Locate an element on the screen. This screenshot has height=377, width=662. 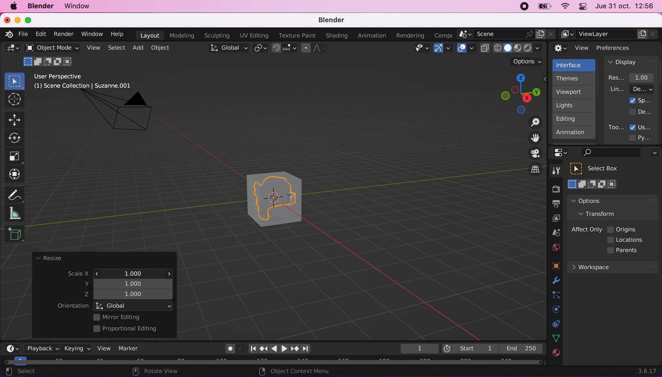
transform pivot point is located at coordinates (261, 49).